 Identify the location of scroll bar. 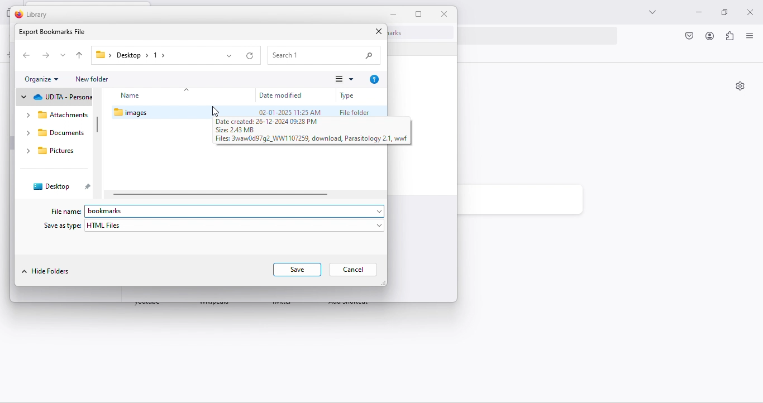
(221, 195).